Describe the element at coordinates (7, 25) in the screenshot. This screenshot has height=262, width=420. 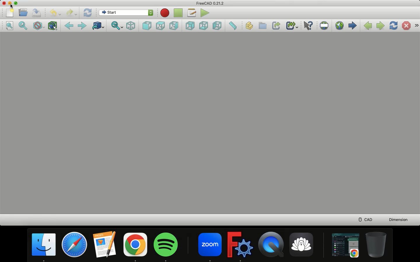
I see `Fit all` at that location.